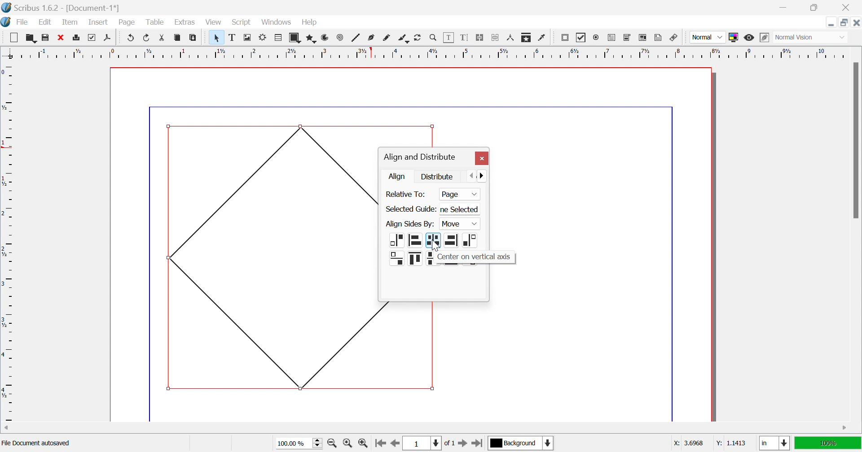 The height and width of the screenshot is (452, 862). What do you see at coordinates (284, 26) in the screenshot?
I see `Cursor` at bounding box center [284, 26].